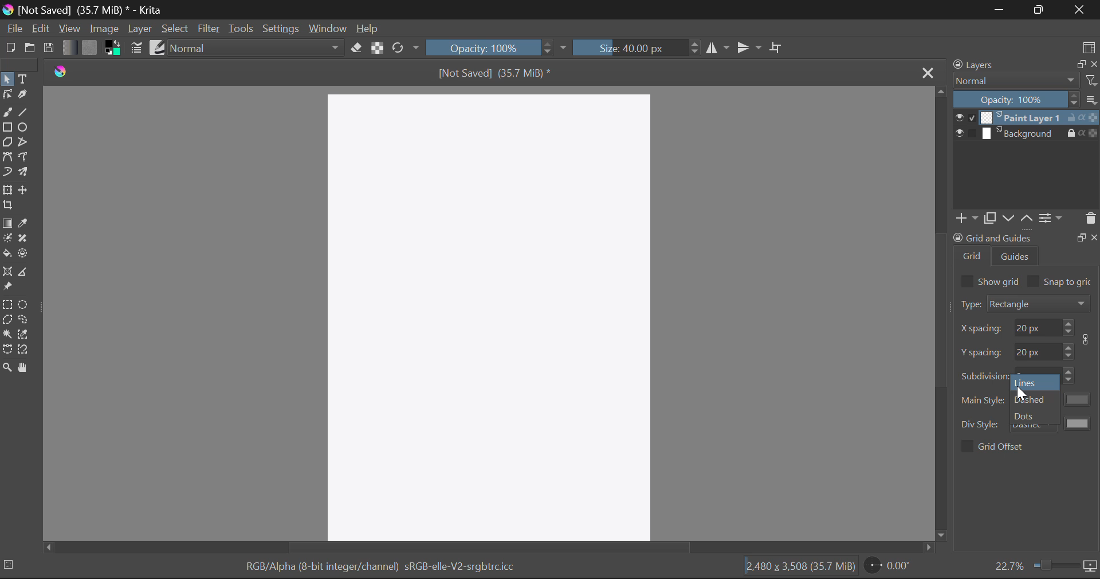 This screenshot has width=1100, height=579. Describe the element at coordinates (158, 47) in the screenshot. I see `Brush Presets` at that location.